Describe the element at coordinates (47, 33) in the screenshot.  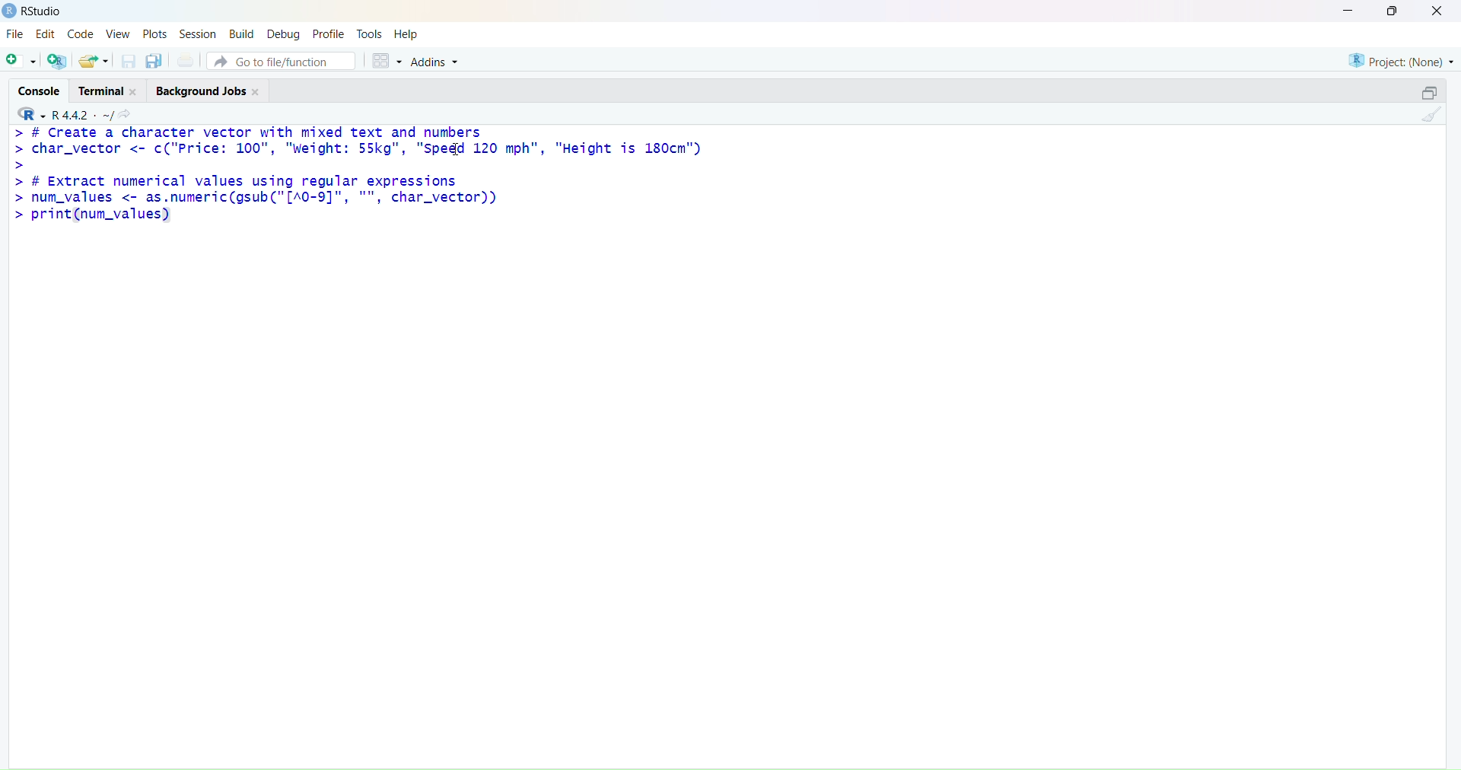
I see `edit` at that location.